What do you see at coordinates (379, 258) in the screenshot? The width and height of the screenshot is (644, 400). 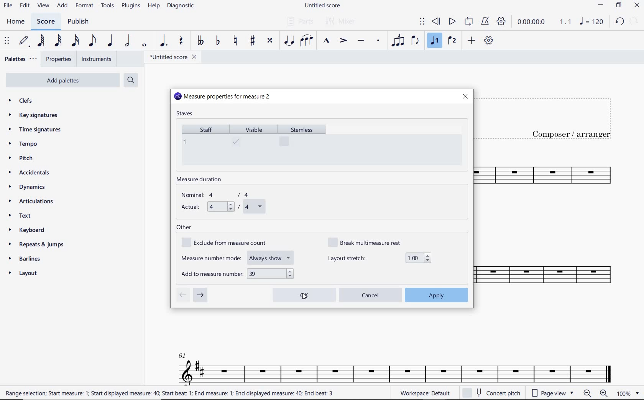 I see `layout stretch` at bounding box center [379, 258].